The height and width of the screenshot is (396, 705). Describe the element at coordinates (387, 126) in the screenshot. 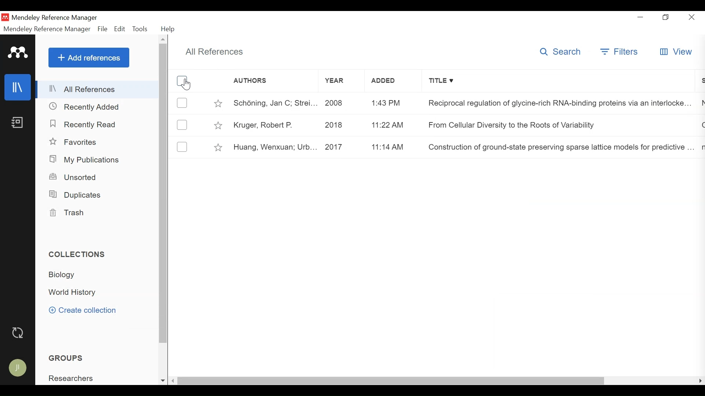

I see `11:22 AM` at that location.